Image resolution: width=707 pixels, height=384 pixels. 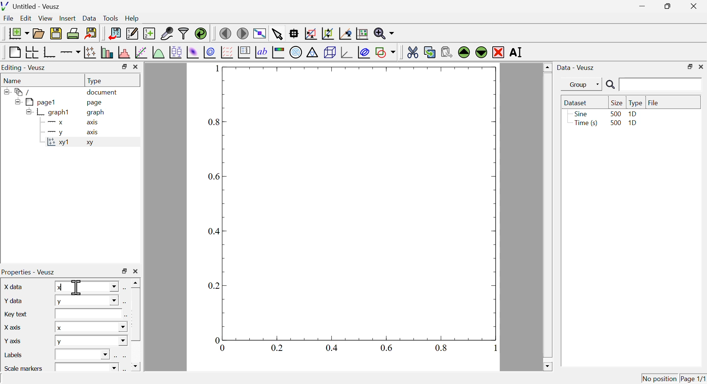 What do you see at coordinates (652, 85) in the screenshot?
I see `search` at bounding box center [652, 85].